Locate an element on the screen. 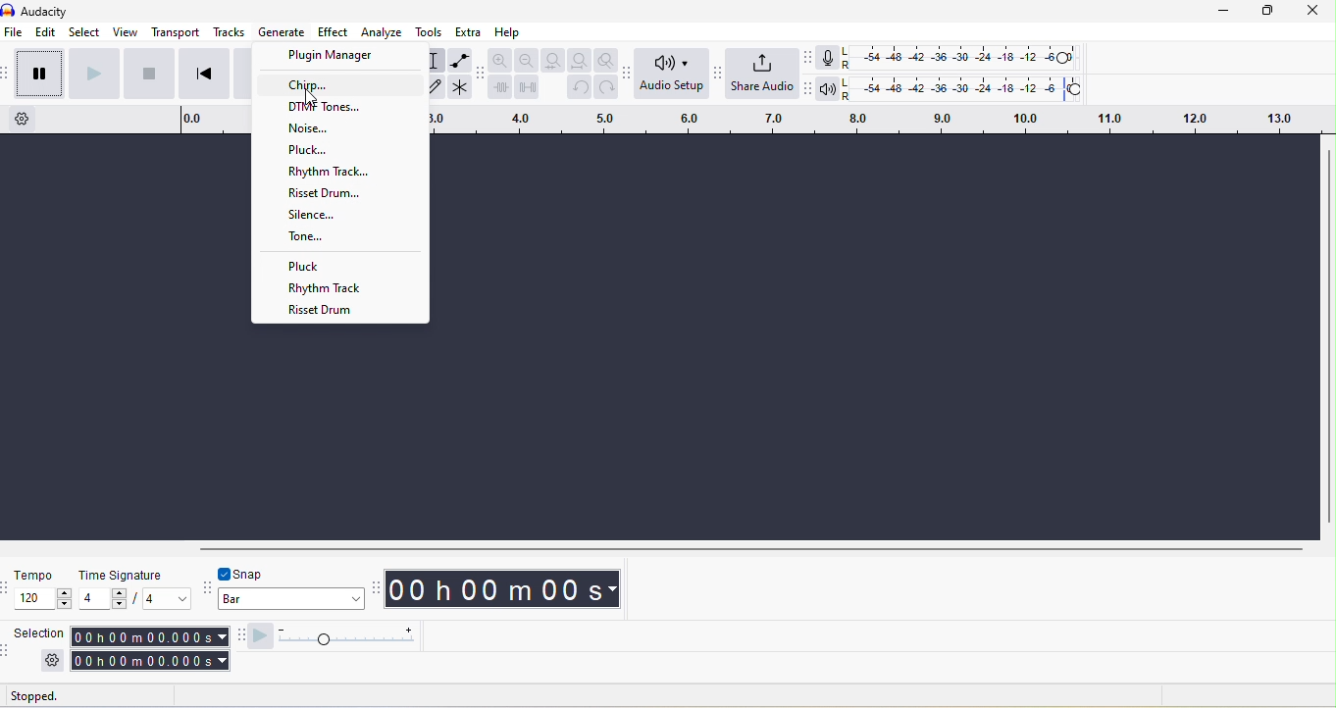 The width and height of the screenshot is (1336, 708). horizontal scroll bar is located at coordinates (750, 547).